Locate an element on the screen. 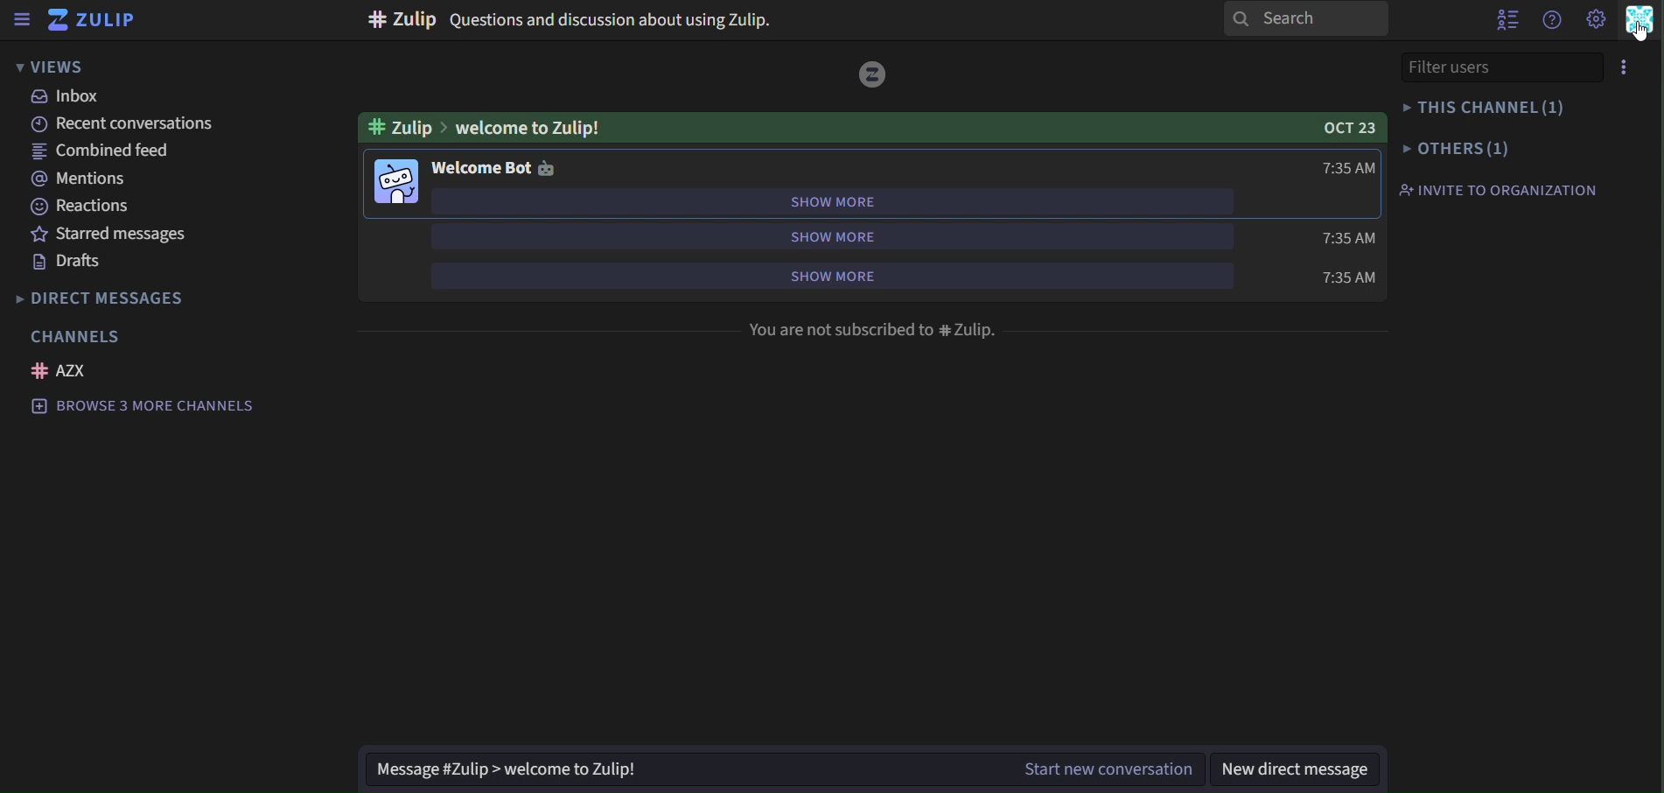  others is located at coordinates (1459, 147).